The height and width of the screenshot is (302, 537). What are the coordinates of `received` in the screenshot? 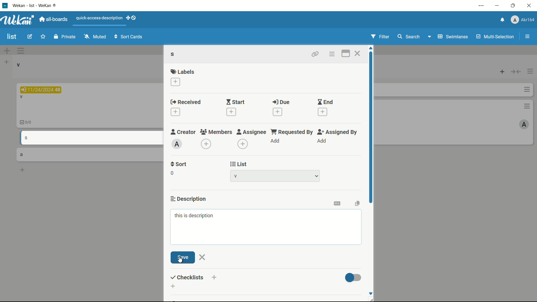 It's located at (186, 102).